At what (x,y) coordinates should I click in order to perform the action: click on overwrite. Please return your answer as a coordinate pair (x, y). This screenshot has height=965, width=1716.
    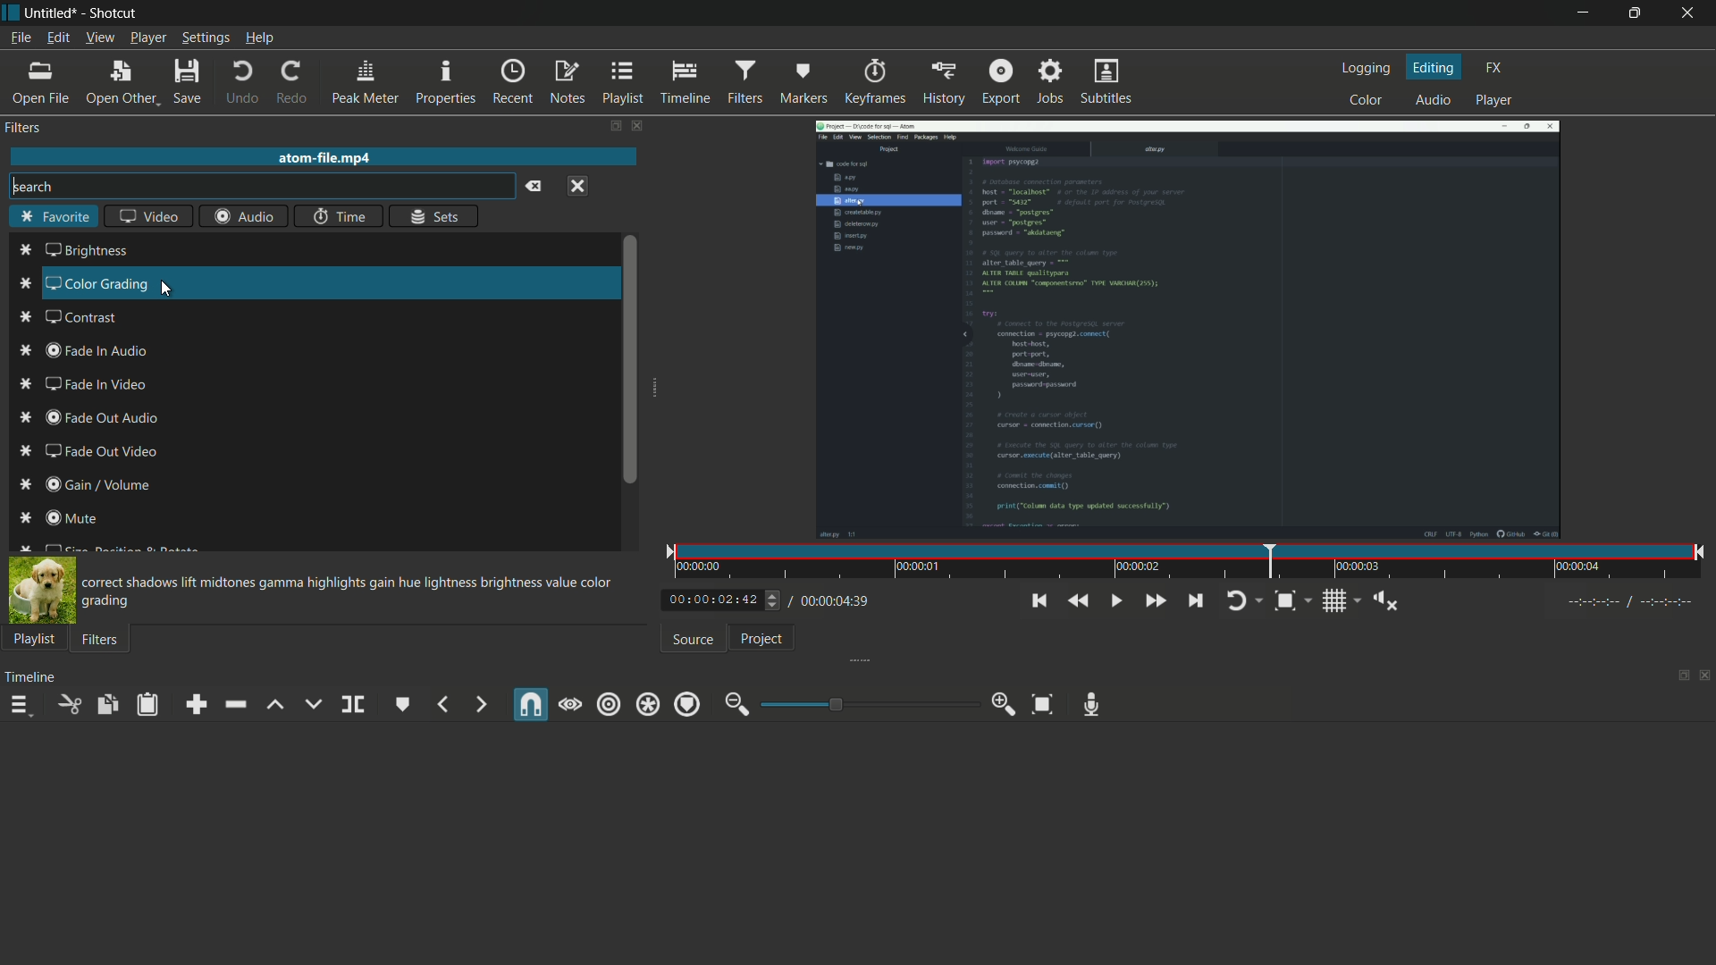
    Looking at the image, I should click on (312, 704).